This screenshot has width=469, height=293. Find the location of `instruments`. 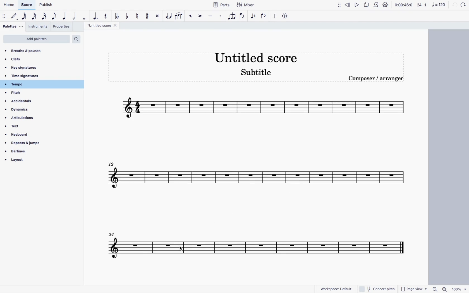

instruments is located at coordinates (38, 27).